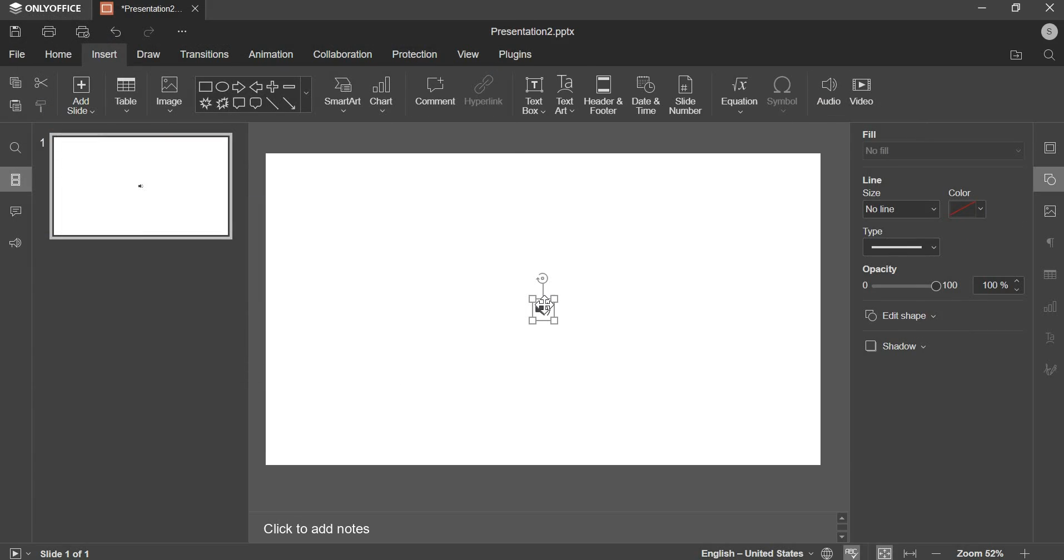 Image resolution: width=1064 pixels, height=560 pixels. What do you see at coordinates (784, 94) in the screenshot?
I see `insert symbol` at bounding box center [784, 94].